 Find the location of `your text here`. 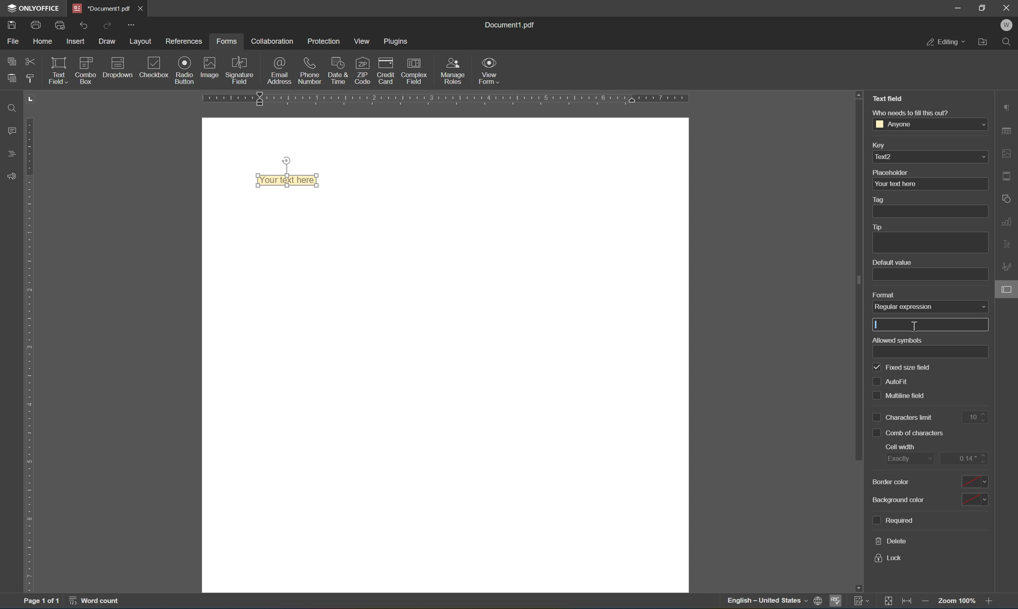

your text here is located at coordinates (896, 184).